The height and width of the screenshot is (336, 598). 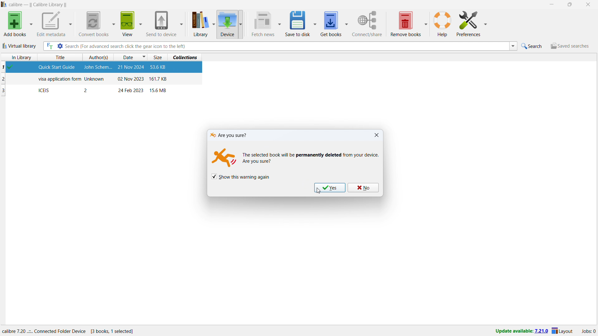 I want to click on maximize, so click(x=569, y=5).